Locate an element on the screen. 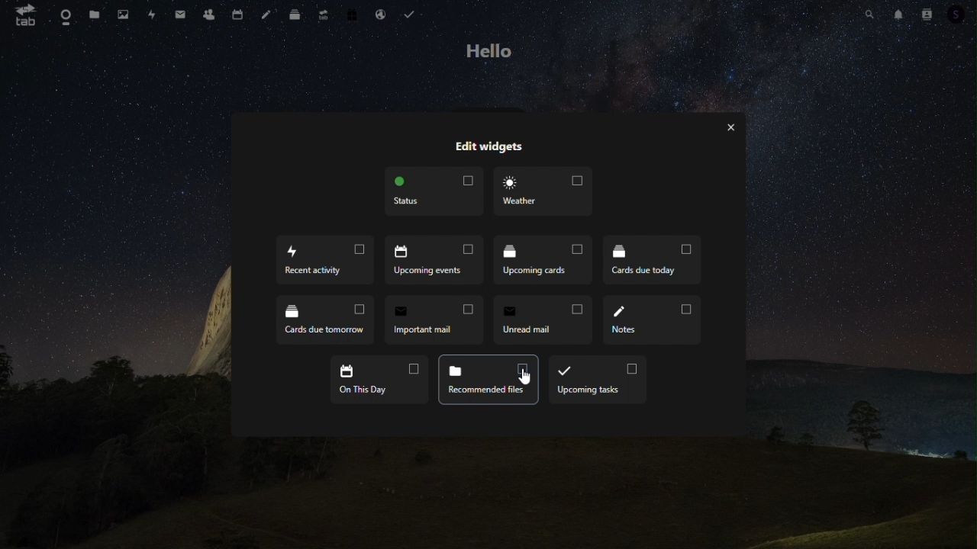  Recent activity is located at coordinates (326, 262).